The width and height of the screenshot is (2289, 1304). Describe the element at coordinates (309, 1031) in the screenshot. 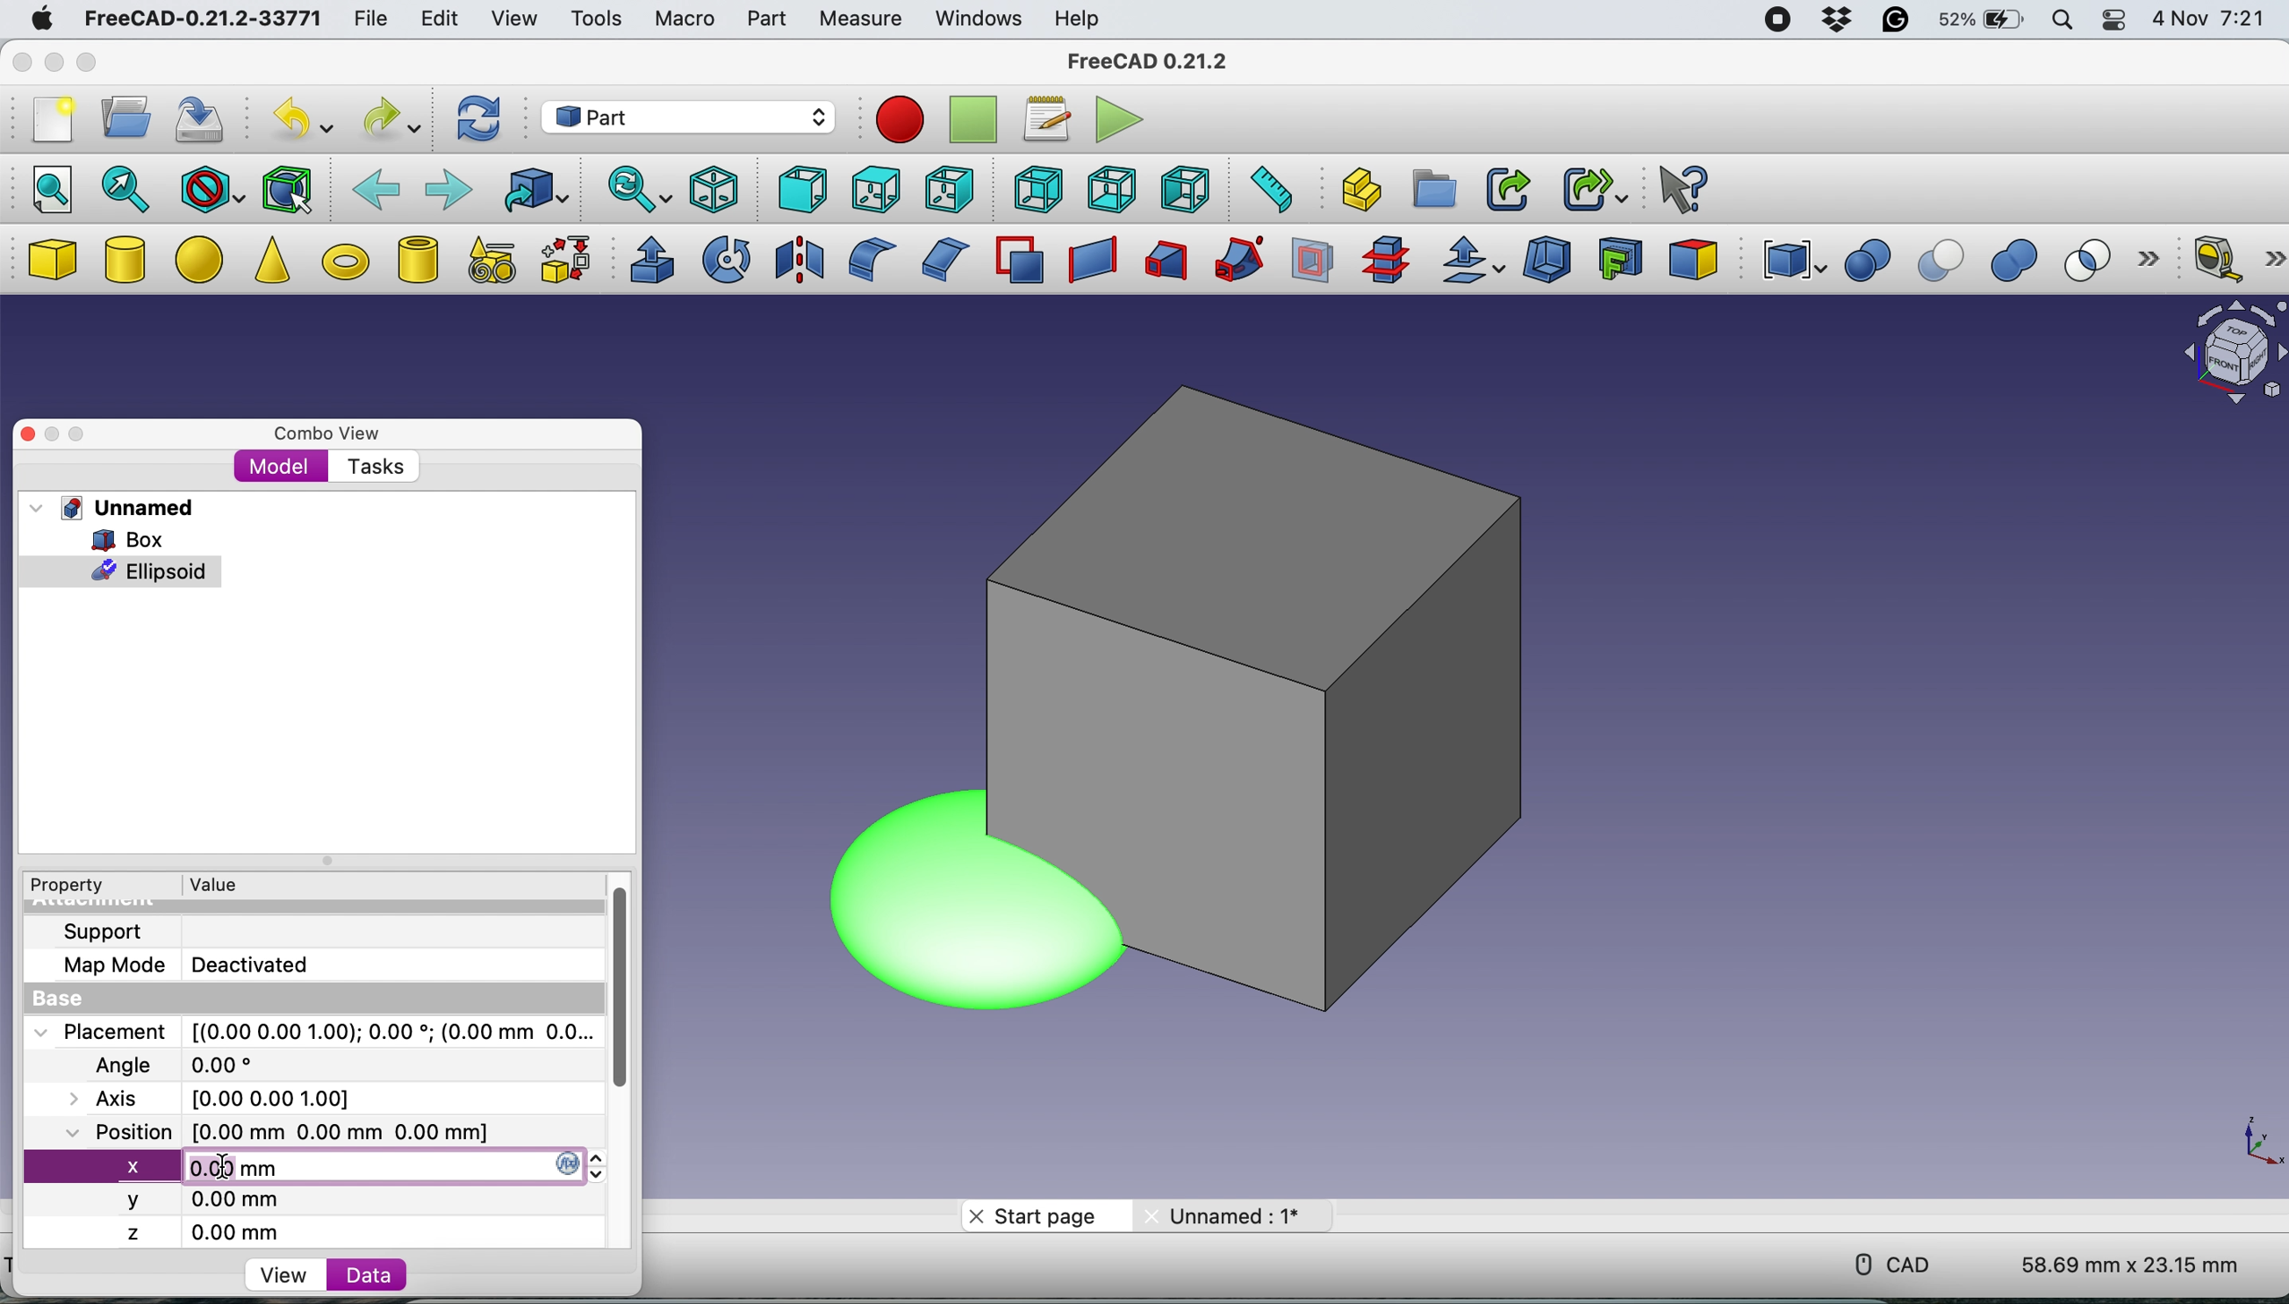

I see `Placement [(0.00 0.00 1.00); 0.00 *; (0.00 mm 0.0..` at that location.